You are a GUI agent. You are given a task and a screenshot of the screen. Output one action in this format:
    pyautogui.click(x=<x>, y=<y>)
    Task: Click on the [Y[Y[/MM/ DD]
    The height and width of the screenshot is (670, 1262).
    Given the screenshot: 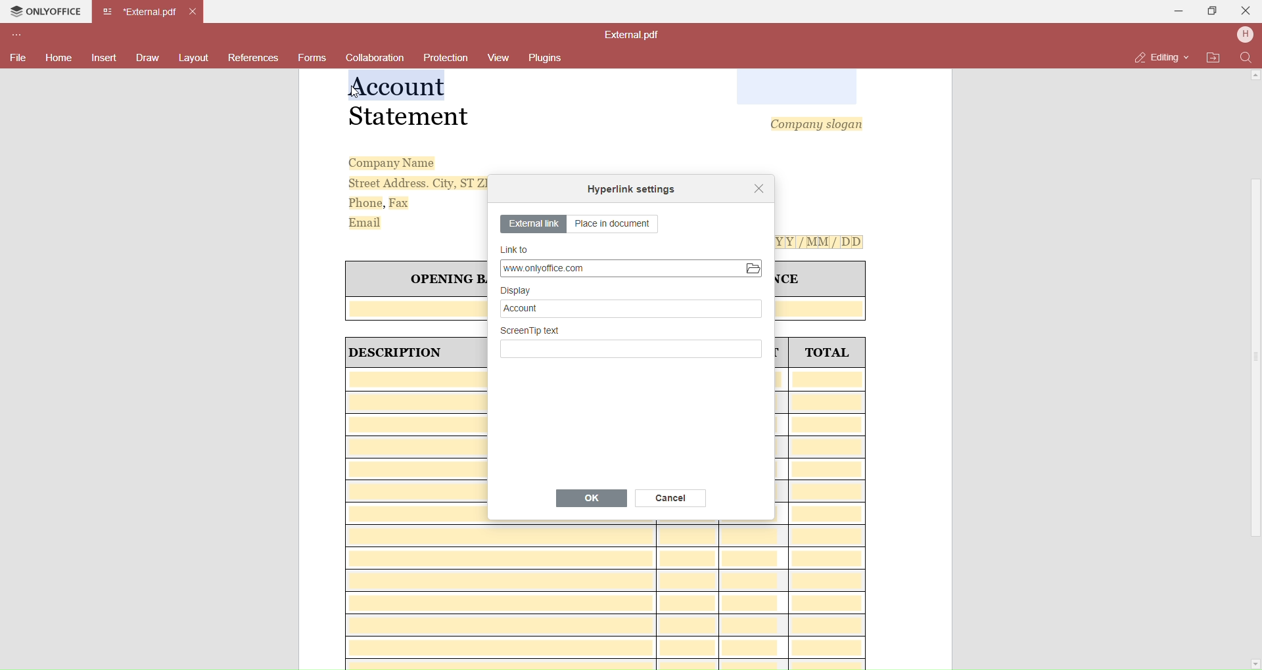 What is the action you would take?
    pyautogui.click(x=823, y=242)
    